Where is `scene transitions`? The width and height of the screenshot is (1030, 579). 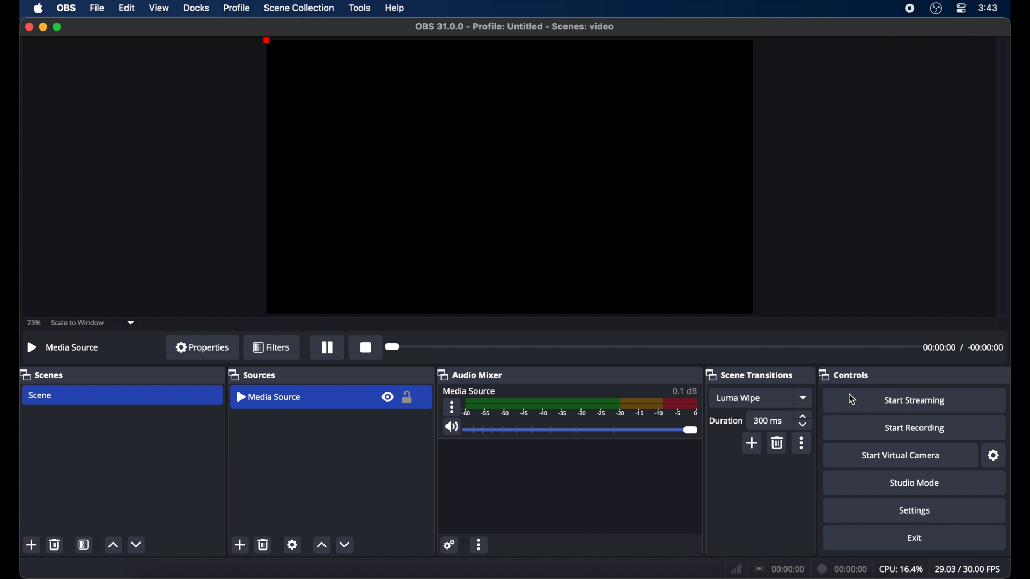 scene transitions is located at coordinates (749, 374).